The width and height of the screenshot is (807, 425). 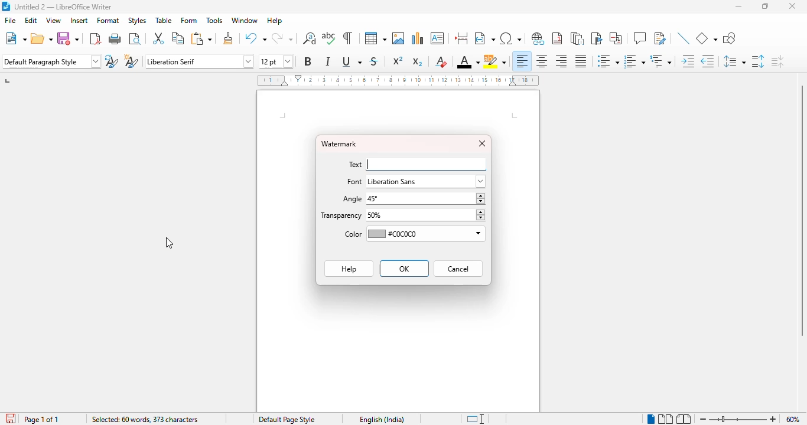 What do you see at coordinates (137, 20) in the screenshot?
I see `styles` at bounding box center [137, 20].